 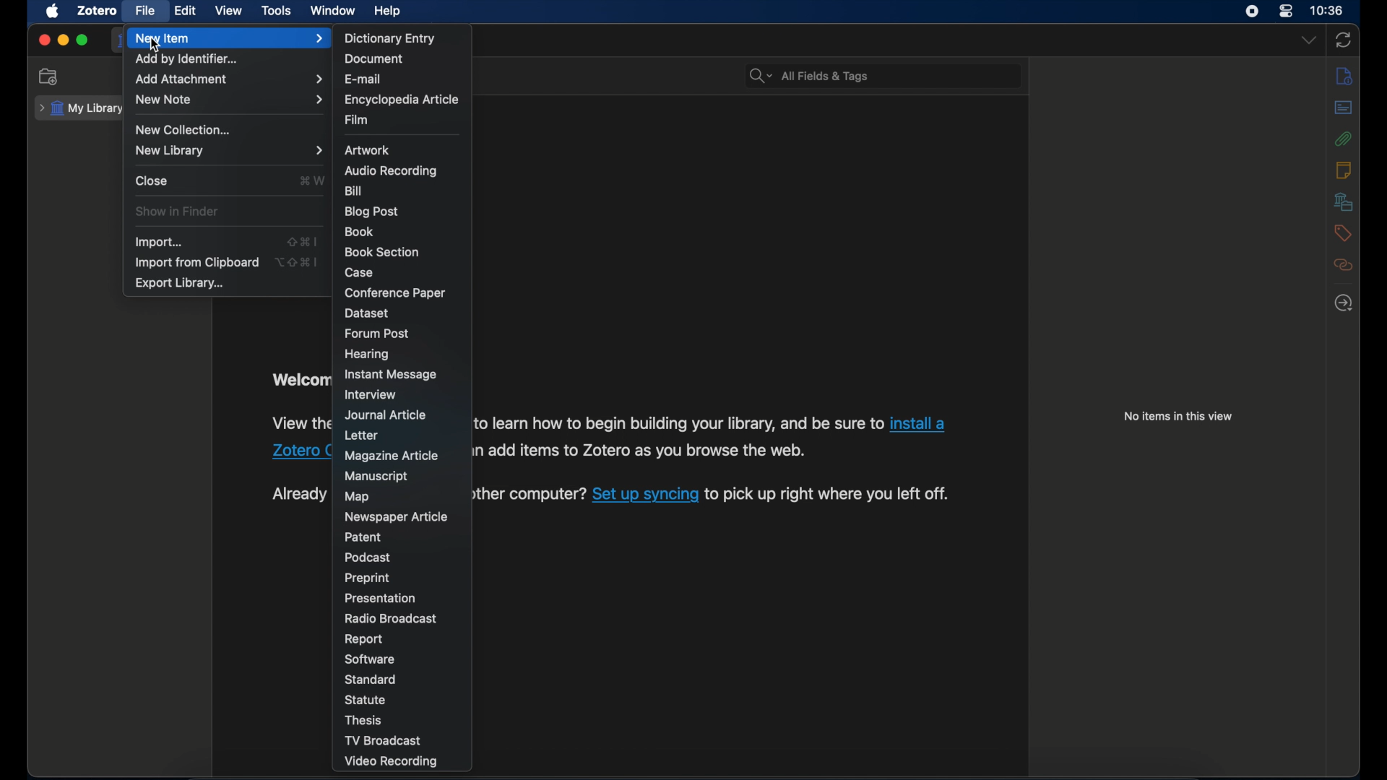 I want to click on view, so click(x=230, y=11).